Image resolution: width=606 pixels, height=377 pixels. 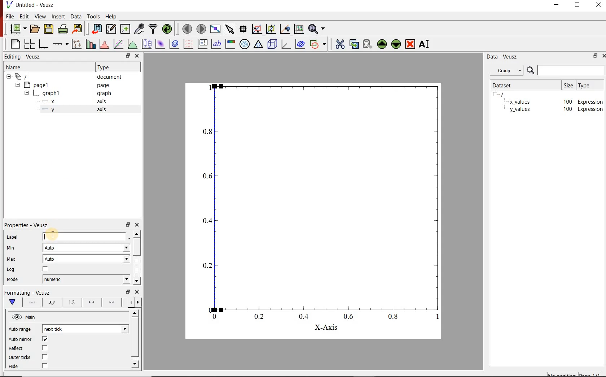 What do you see at coordinates (520, 101) in the screenshot?
I see `x_values` at bounding box center [520, 101].